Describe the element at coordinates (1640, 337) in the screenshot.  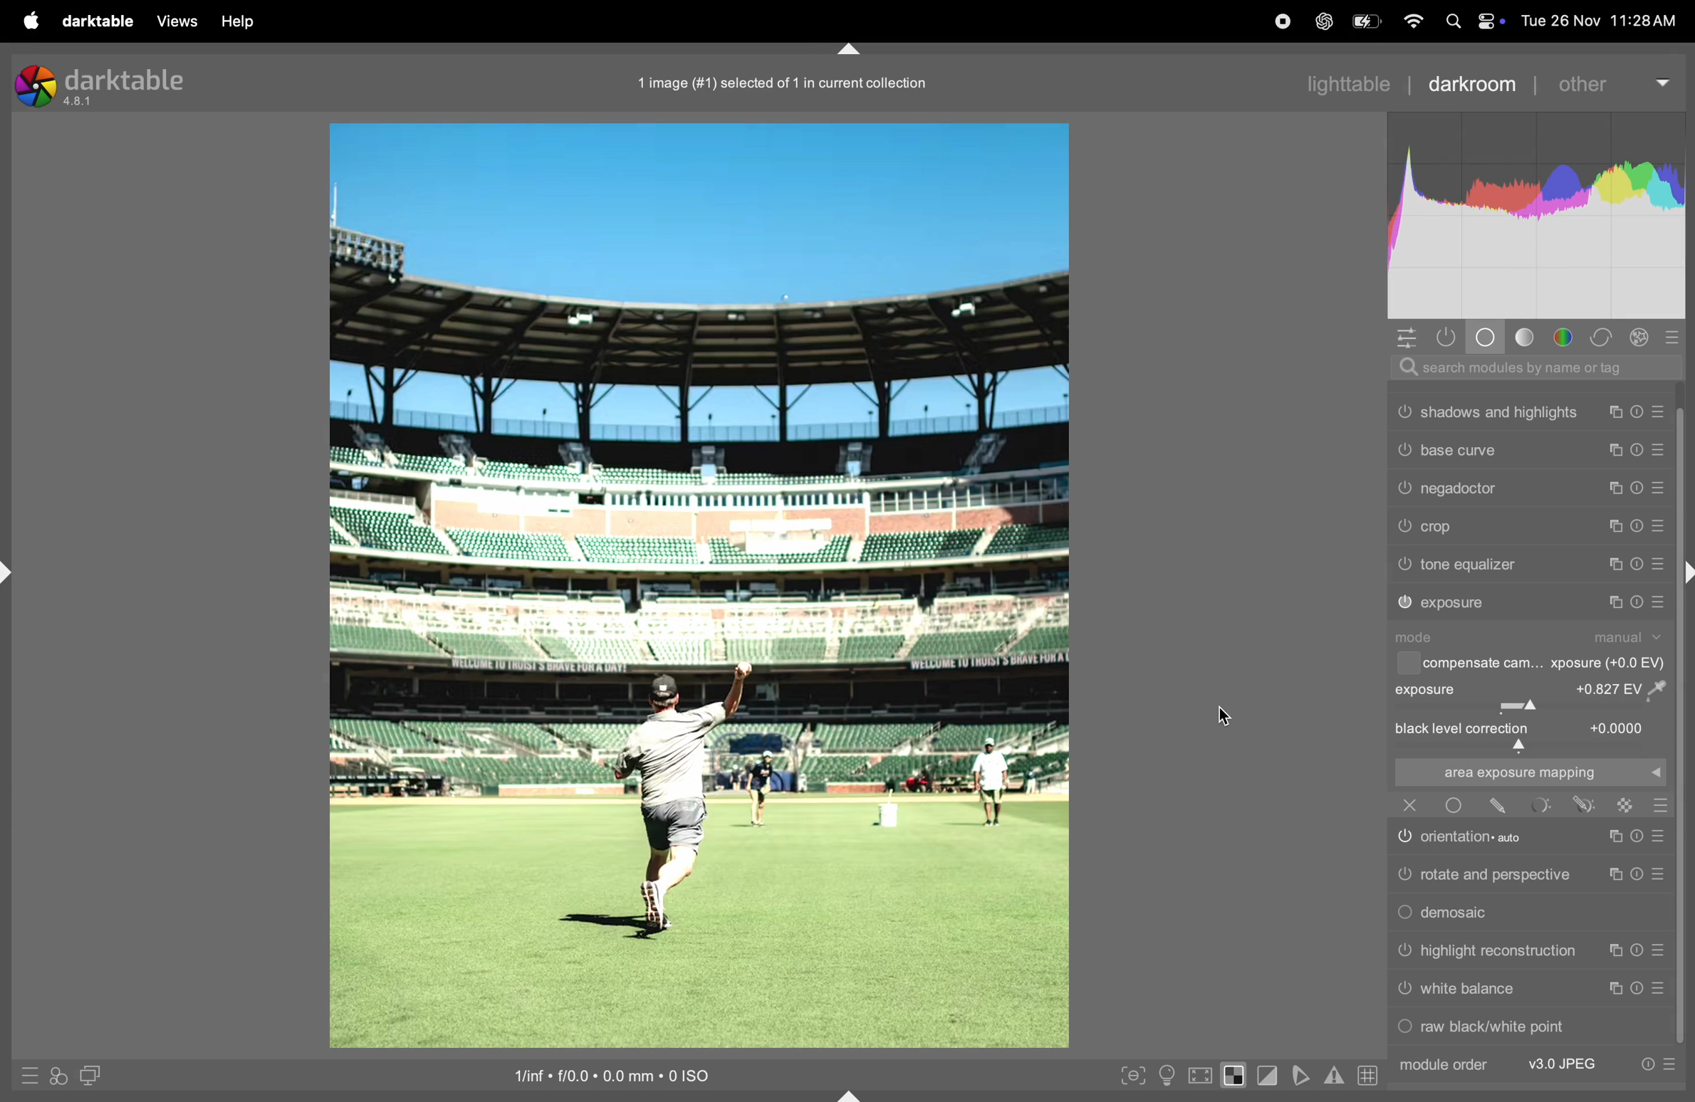
I see `effect` at that location.